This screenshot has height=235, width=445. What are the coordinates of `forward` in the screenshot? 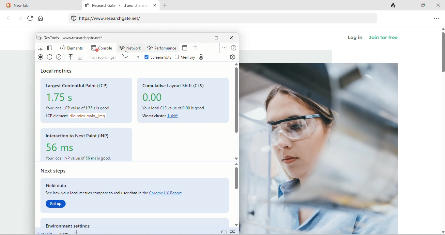 It's located at (19, 18).